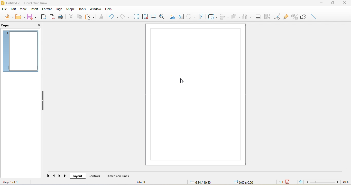 This screenshot has width=351, height=185. What do you see at coordinates (195, 95) in the screenshot?
I see `Page` at bounding box center [195, 95].